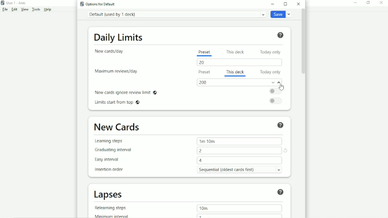  I want to click on User 1 - Anki, so click(16, 2).